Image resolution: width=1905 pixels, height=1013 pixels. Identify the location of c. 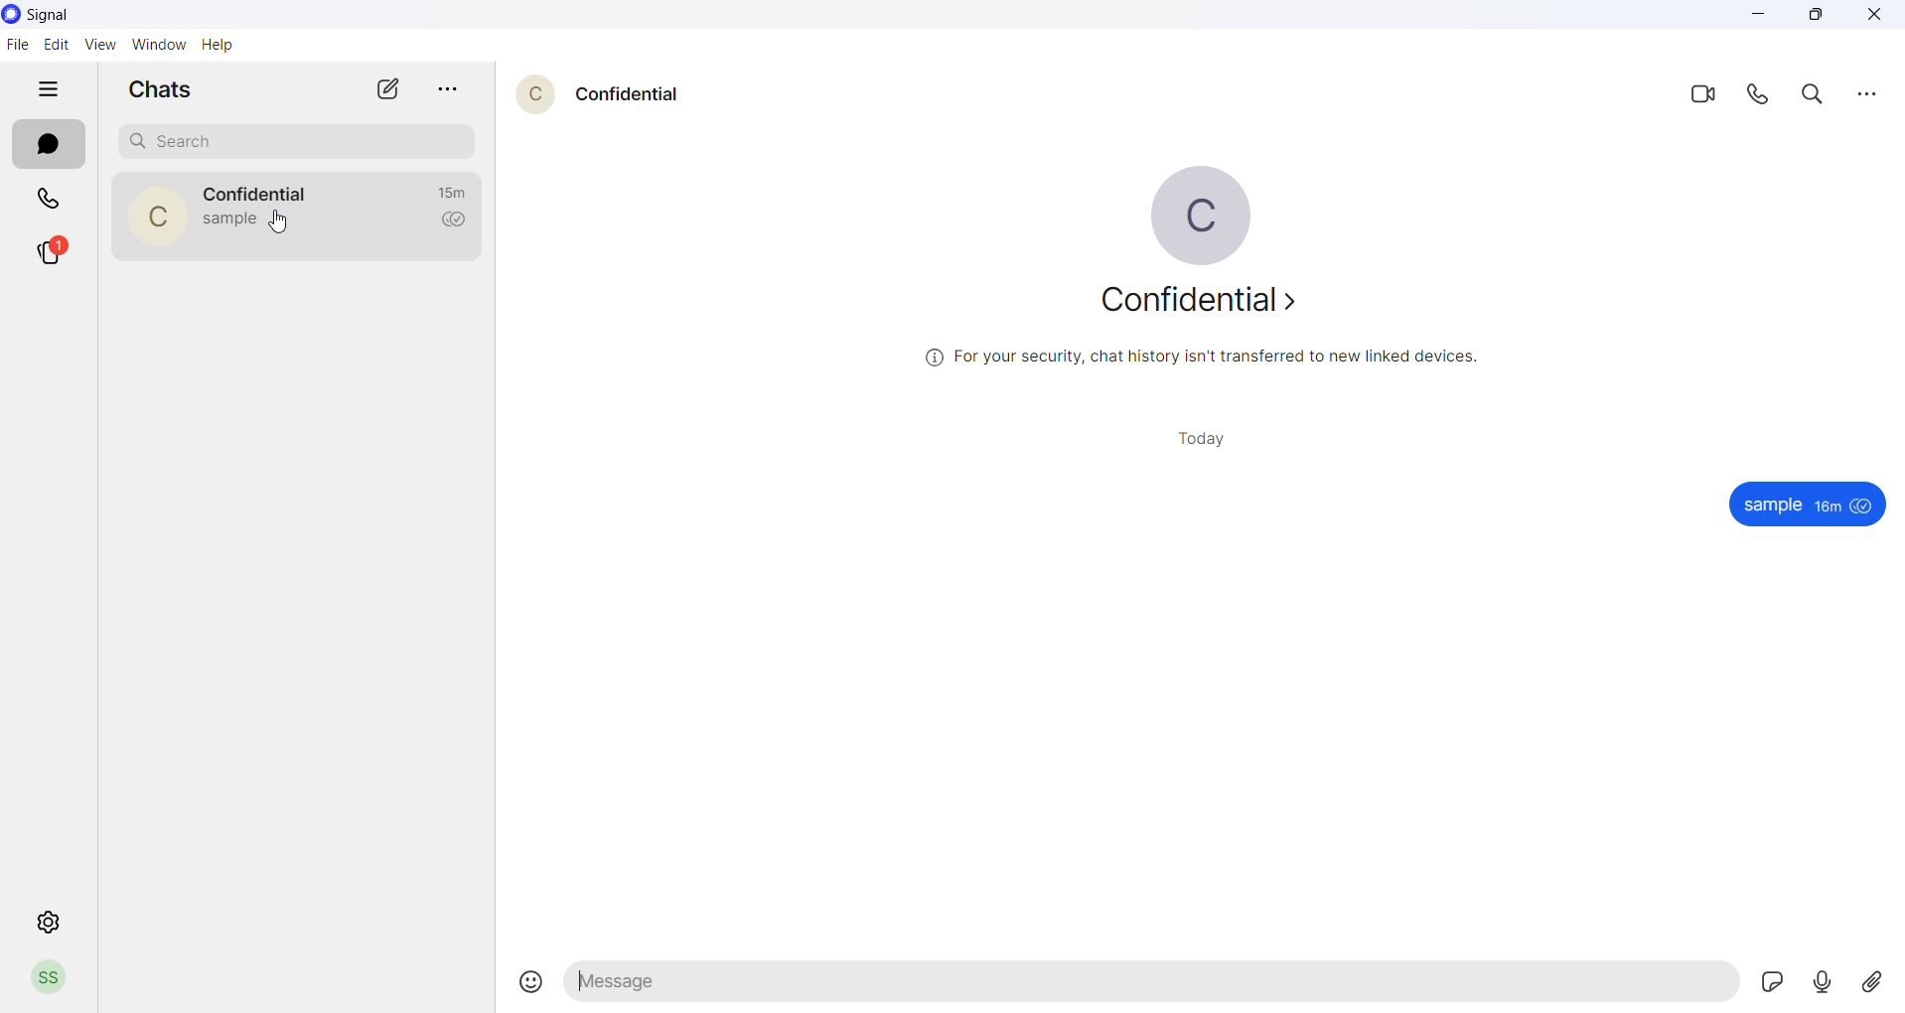
(535, 93).